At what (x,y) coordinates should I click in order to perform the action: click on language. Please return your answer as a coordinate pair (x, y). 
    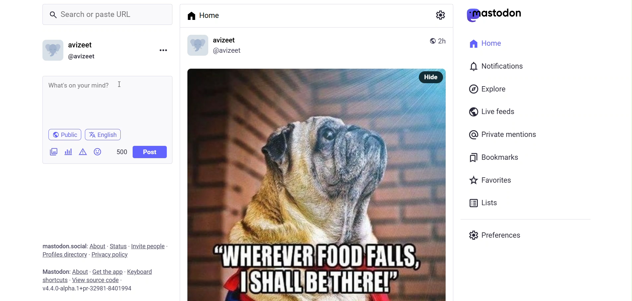
    Looking at the image, I should click on (104, 135).